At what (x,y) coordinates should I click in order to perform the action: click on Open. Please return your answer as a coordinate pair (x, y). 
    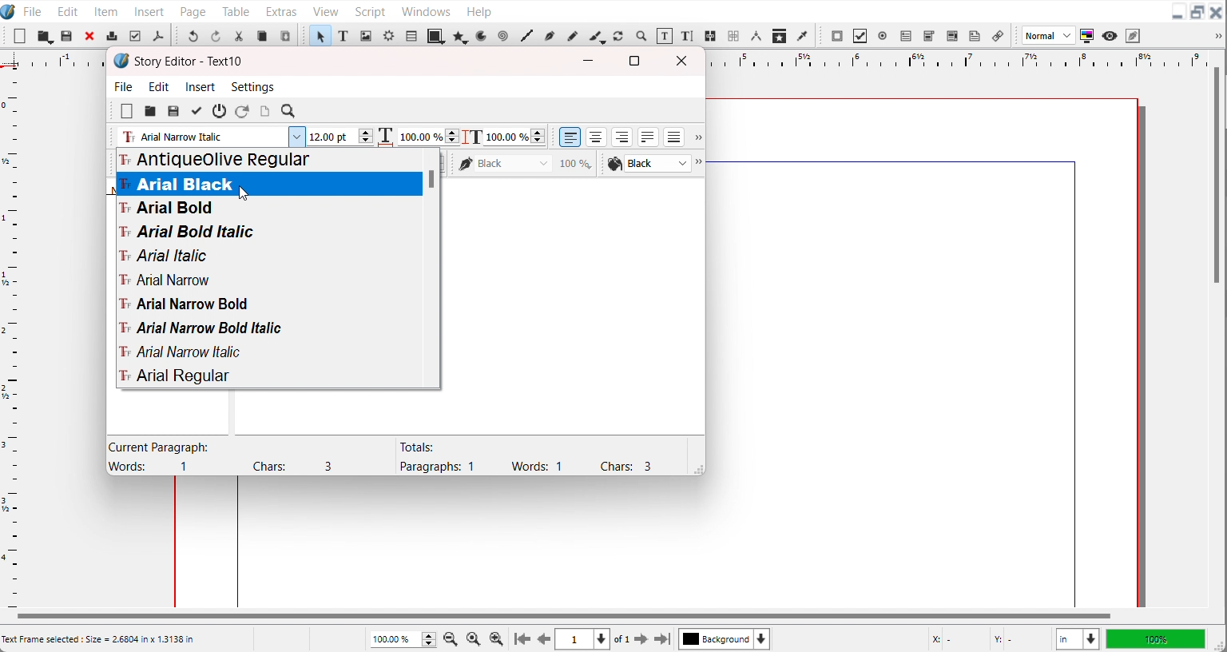
    Looking at the image, I should click on (68, 37).